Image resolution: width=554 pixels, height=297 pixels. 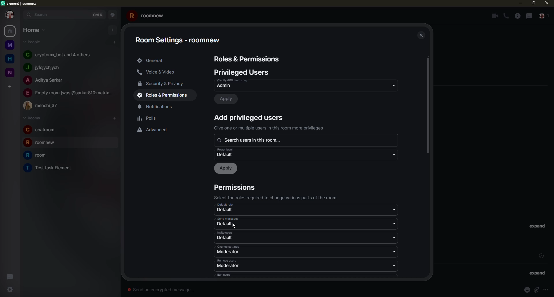 What do you see at coordinates (544, 16) in the screenshot?
I see `people` at bounding box center [544, 16].